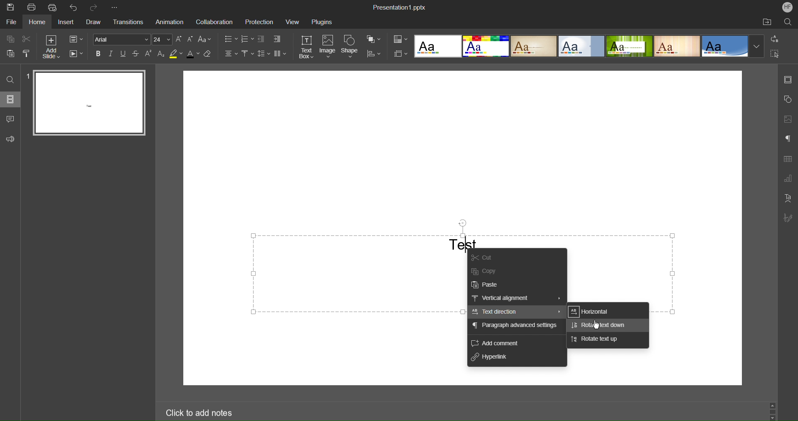 This screenshot has width=798, height=421. I want to click on Open Folder, so click(768, 22).